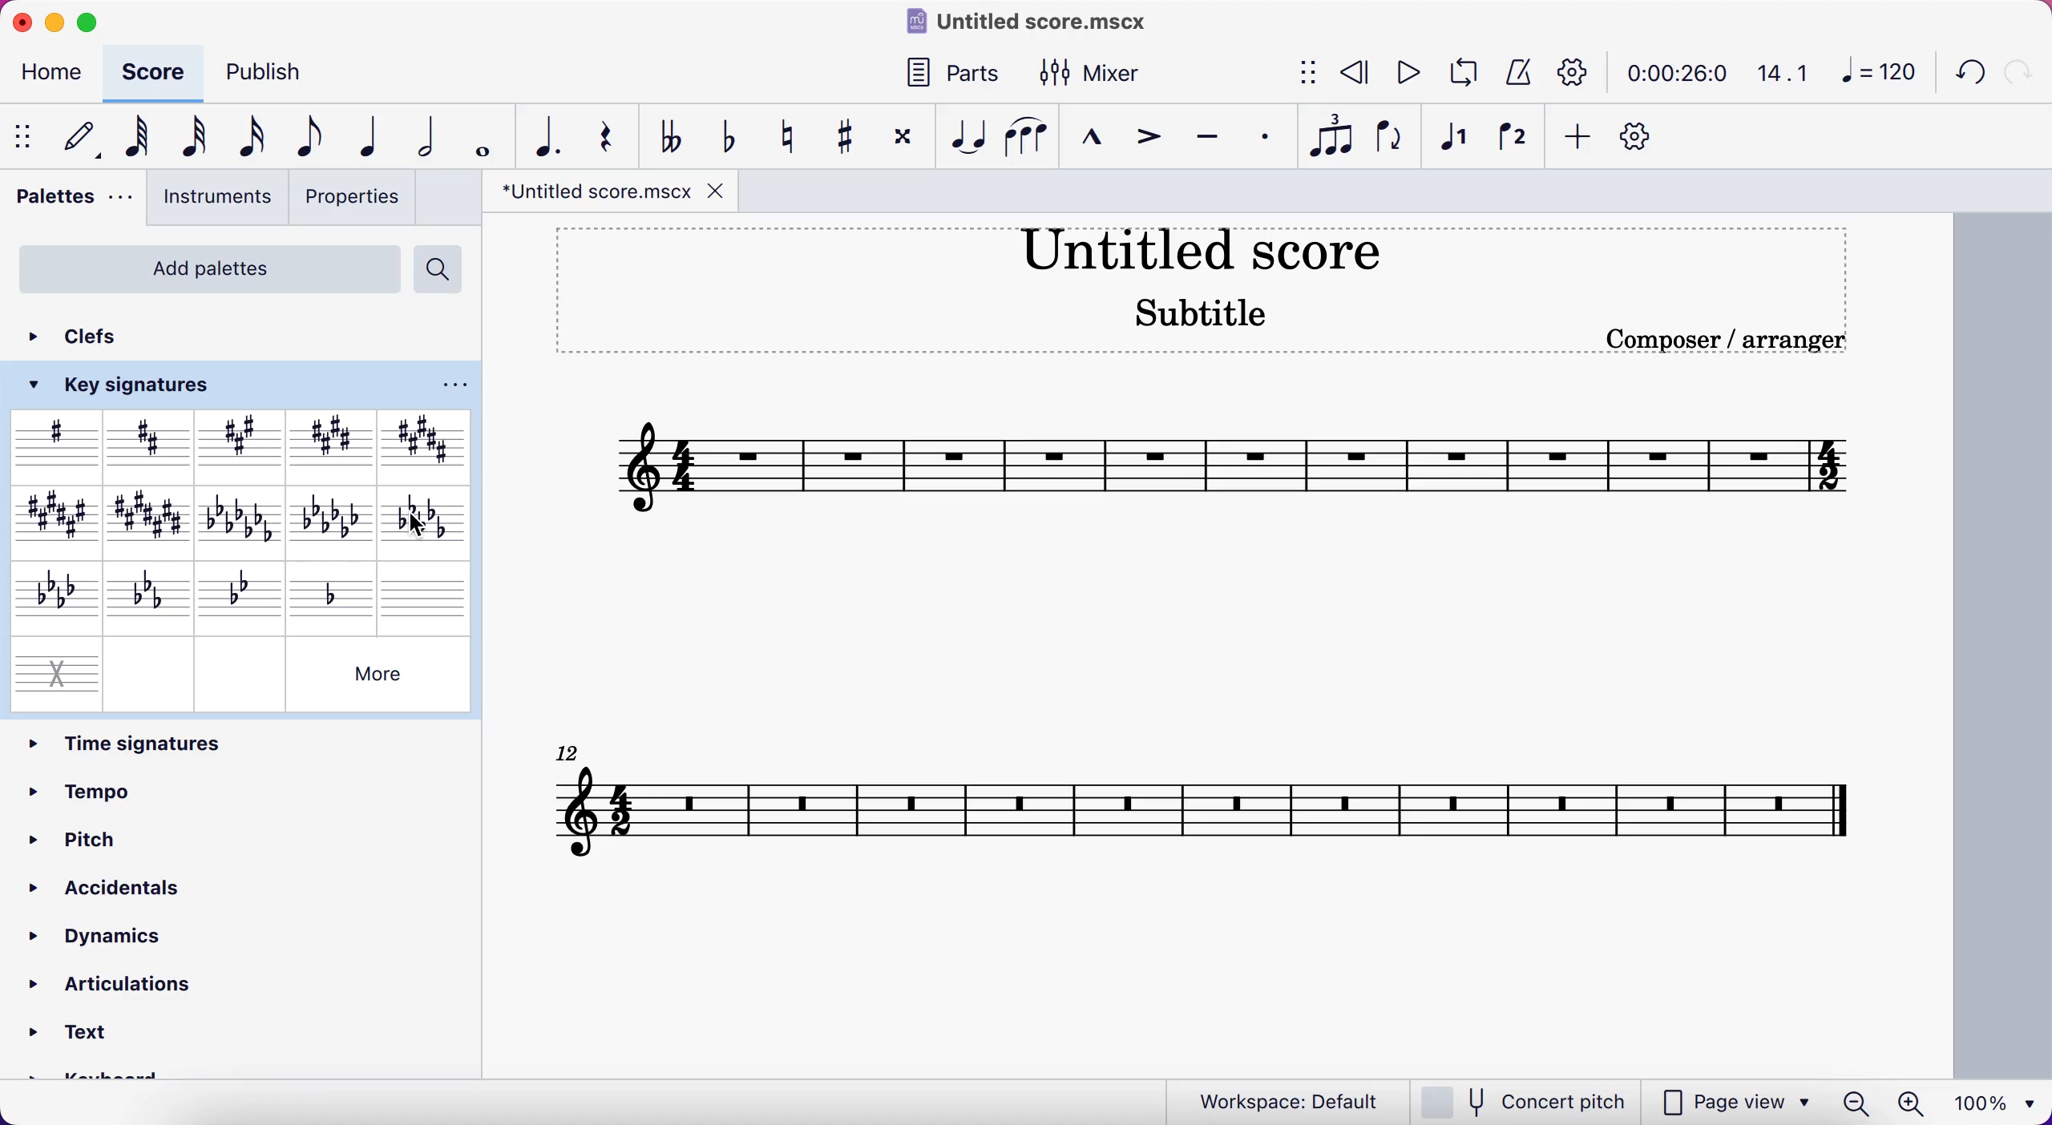 This screenshot has height=1125, width=2052. Describe the element at coordinates (958, 75) in the screenshot. I see `parts` at that location.